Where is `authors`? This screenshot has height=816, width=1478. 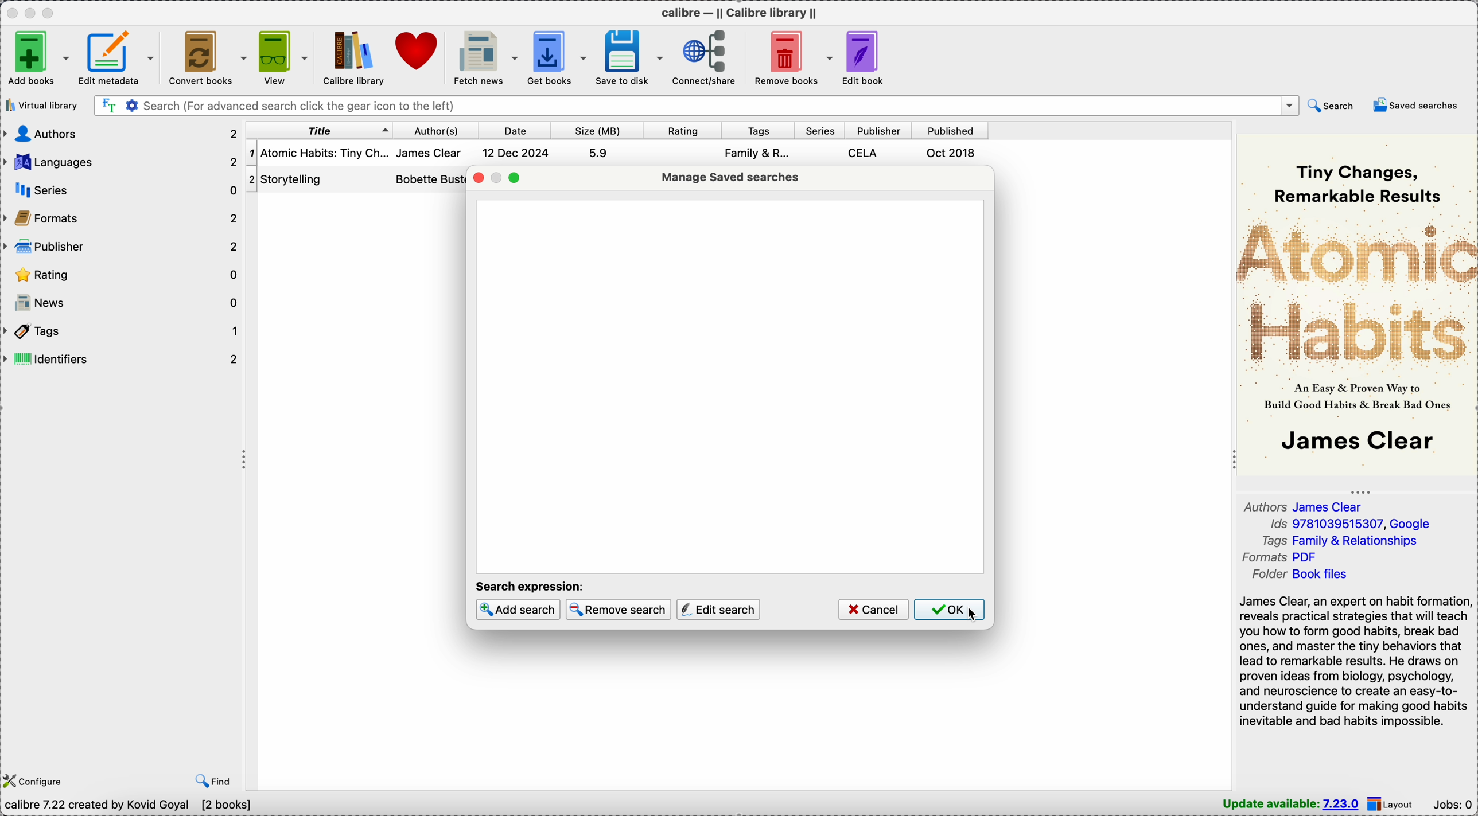 authors is located at coordinates (428, 168).